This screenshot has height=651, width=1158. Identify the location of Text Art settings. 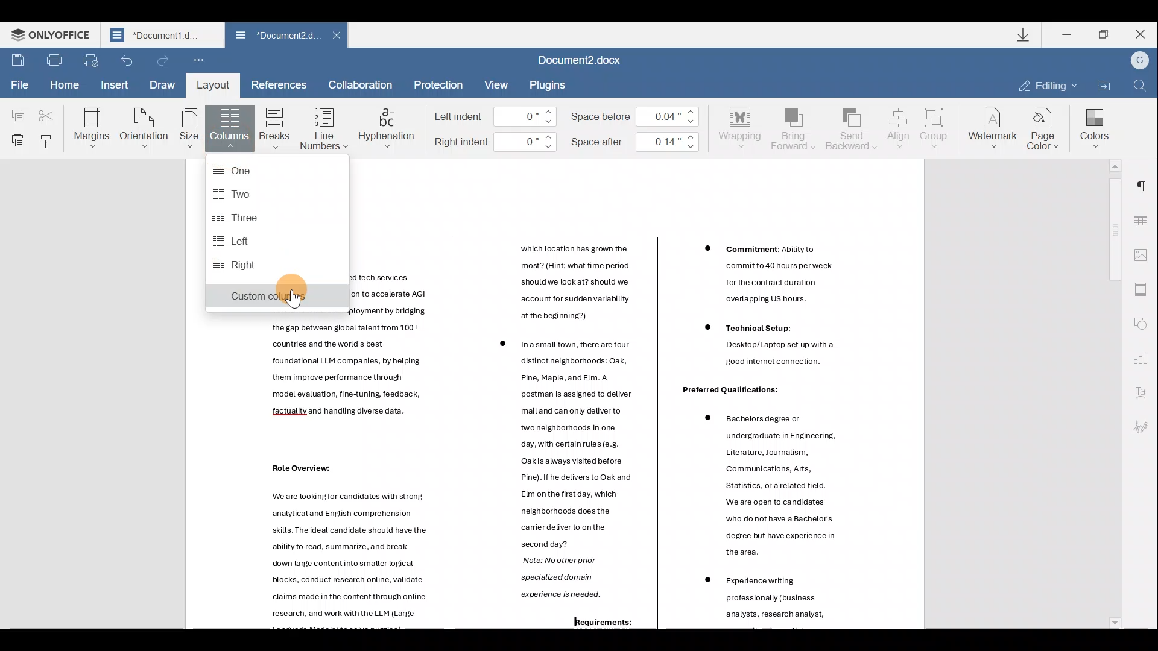
(1143, 394).